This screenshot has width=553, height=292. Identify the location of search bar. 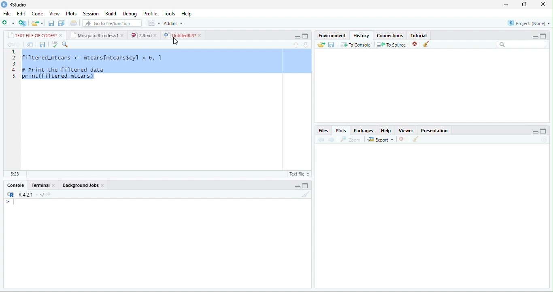
(521, 44).